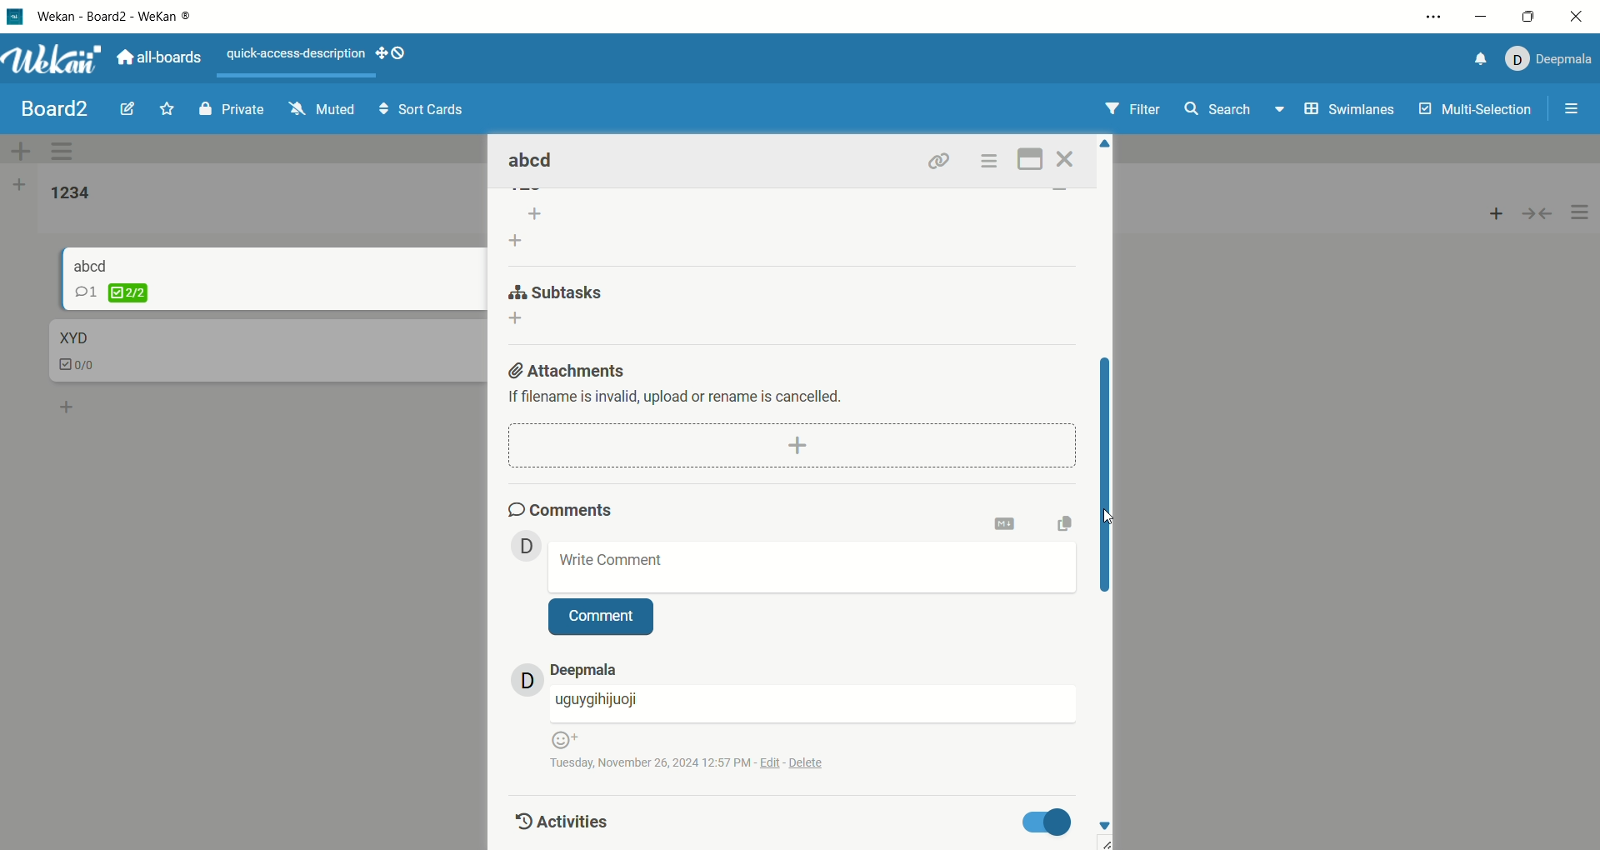  Describe the element at coordinates (53, 62) in the screenshot. I see `wekan` at that location.